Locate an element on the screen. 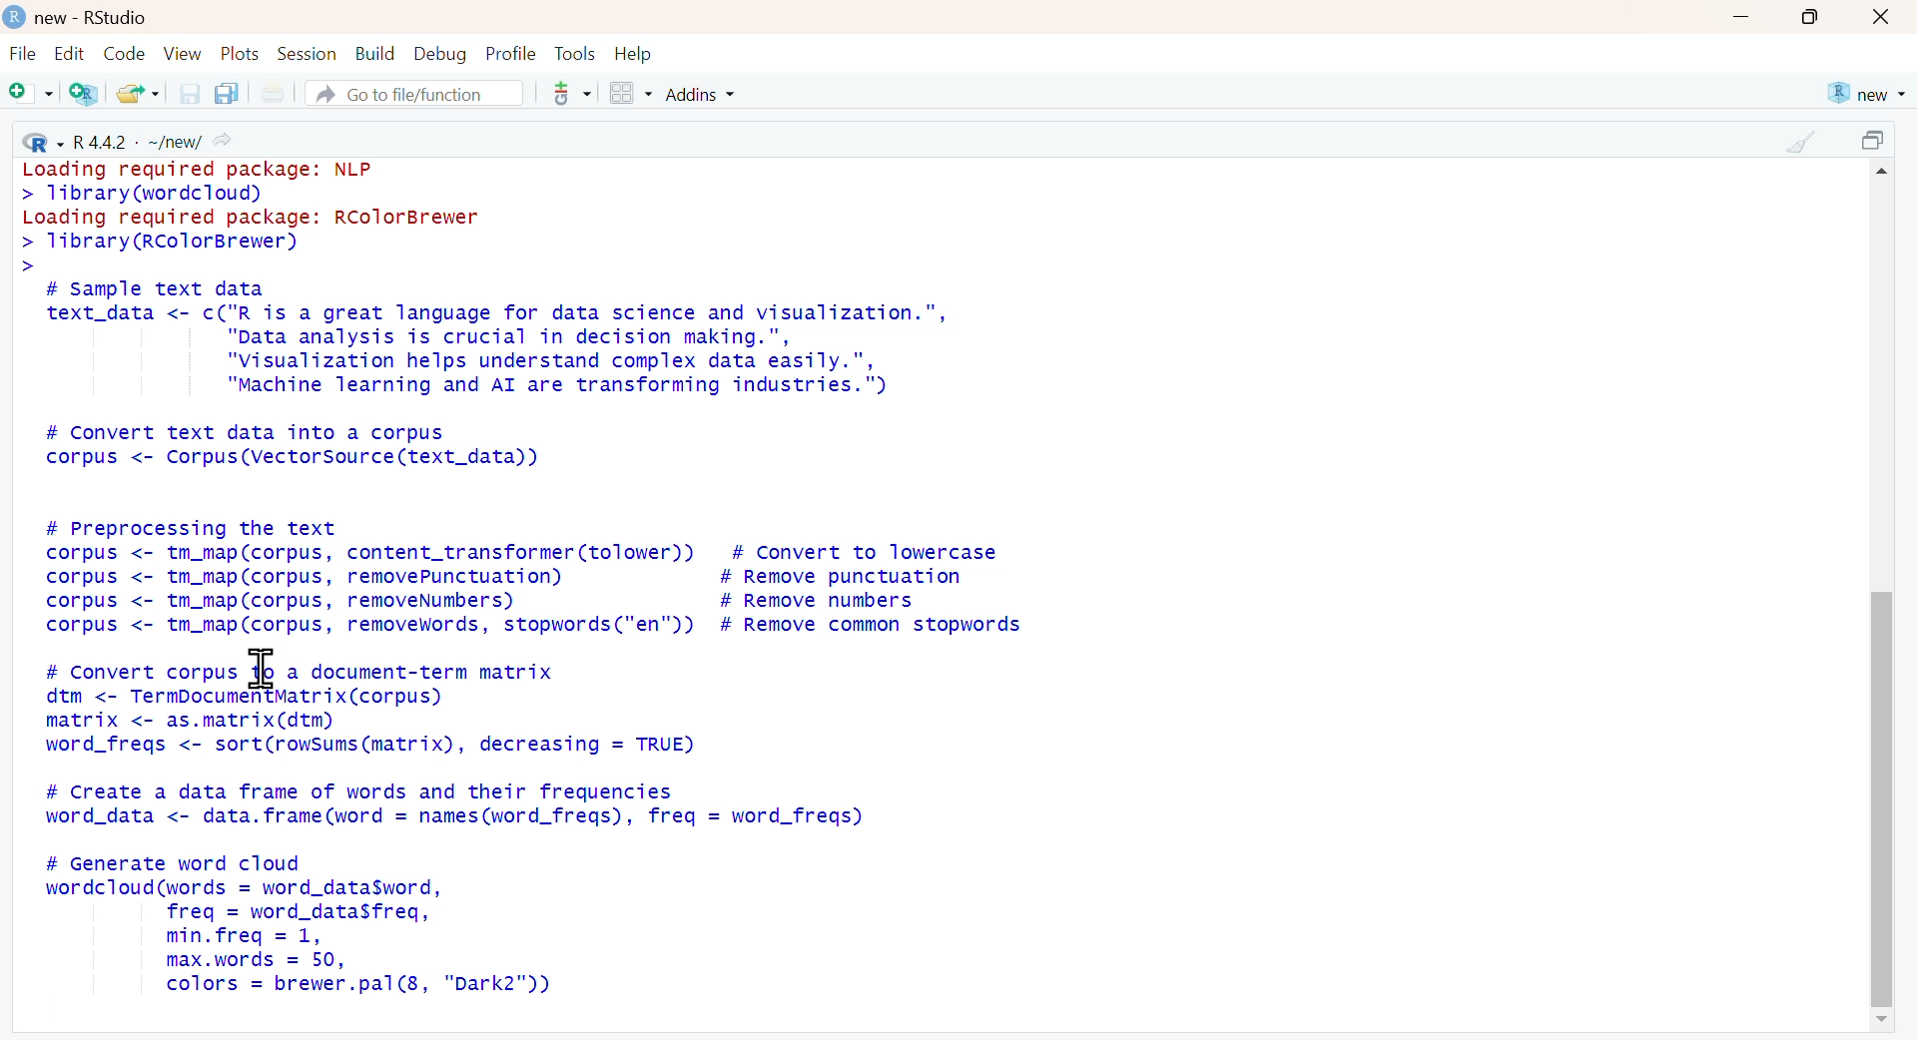 The height and width of the screenshot is (1040, 1917). maximize is located at coordinates (1878, 141).